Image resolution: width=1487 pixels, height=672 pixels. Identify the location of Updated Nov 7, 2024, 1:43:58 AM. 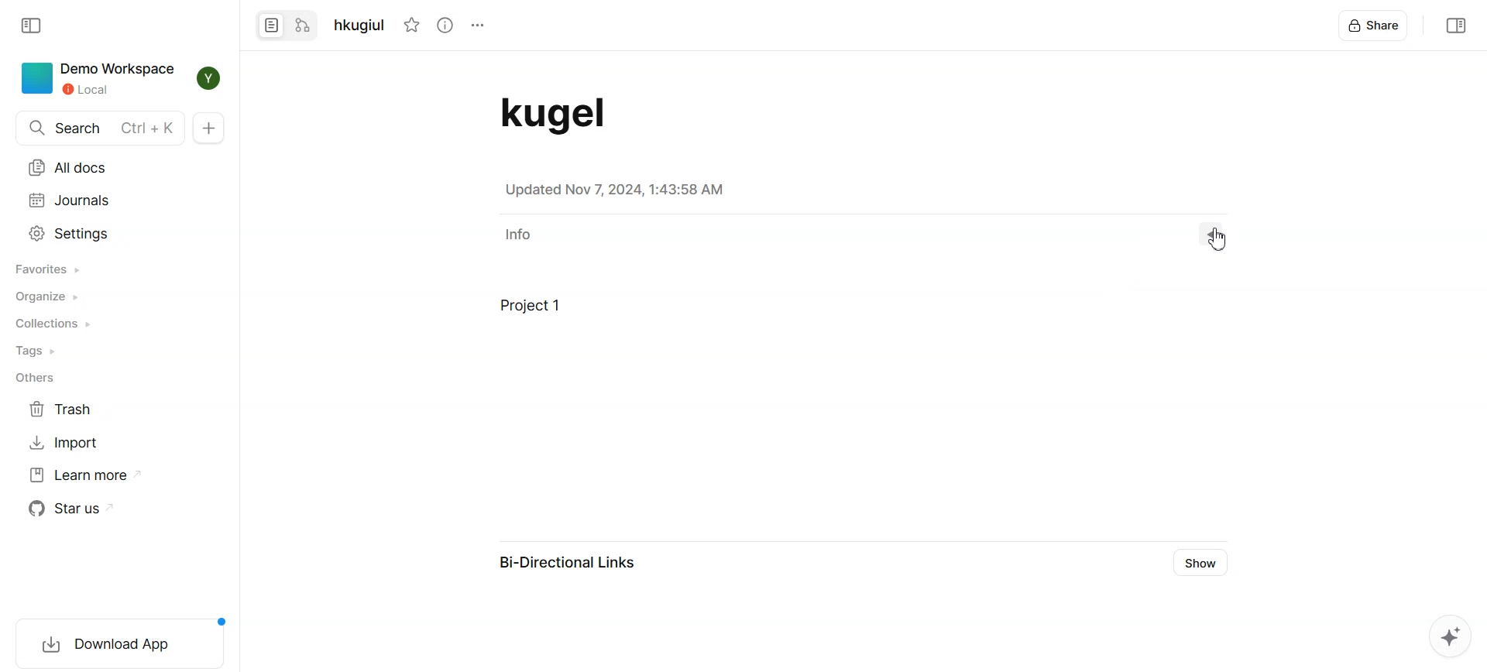
(617, 190).